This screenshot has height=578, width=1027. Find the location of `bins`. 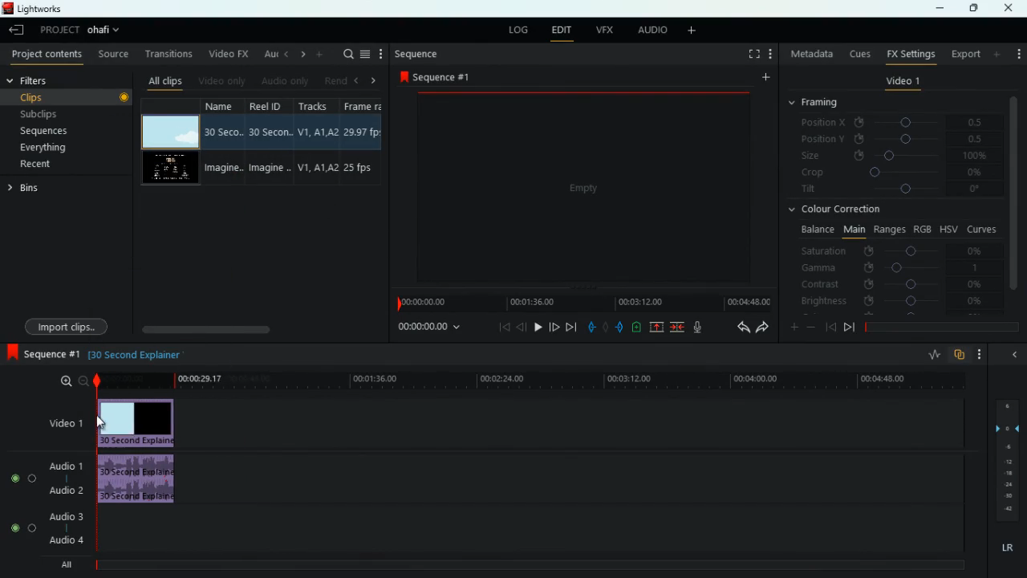

bins is located at coordinates (27, 189).